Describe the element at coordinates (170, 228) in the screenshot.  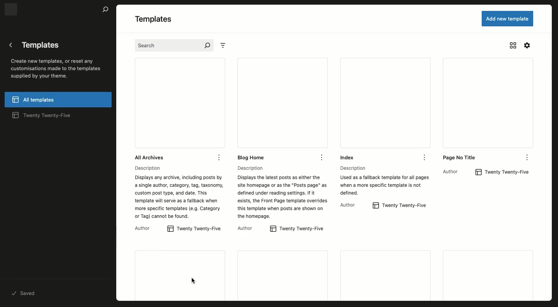
I see `Button` at that location.